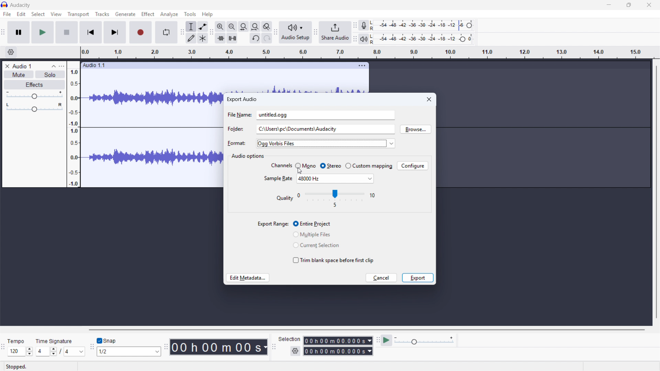  What do you see at coordinates (19, 32) in the screenshot?
I see `Pause` at bounding box center [19, 32].